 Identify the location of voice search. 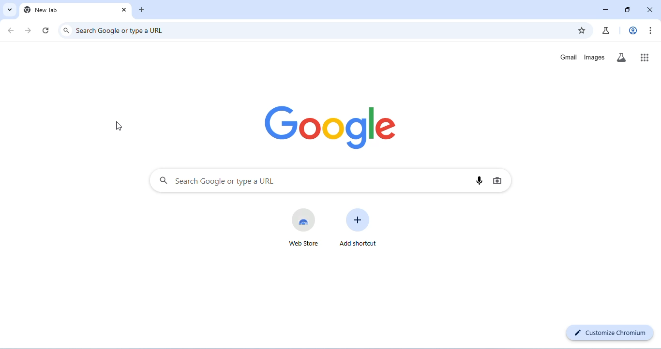
(480, 181).